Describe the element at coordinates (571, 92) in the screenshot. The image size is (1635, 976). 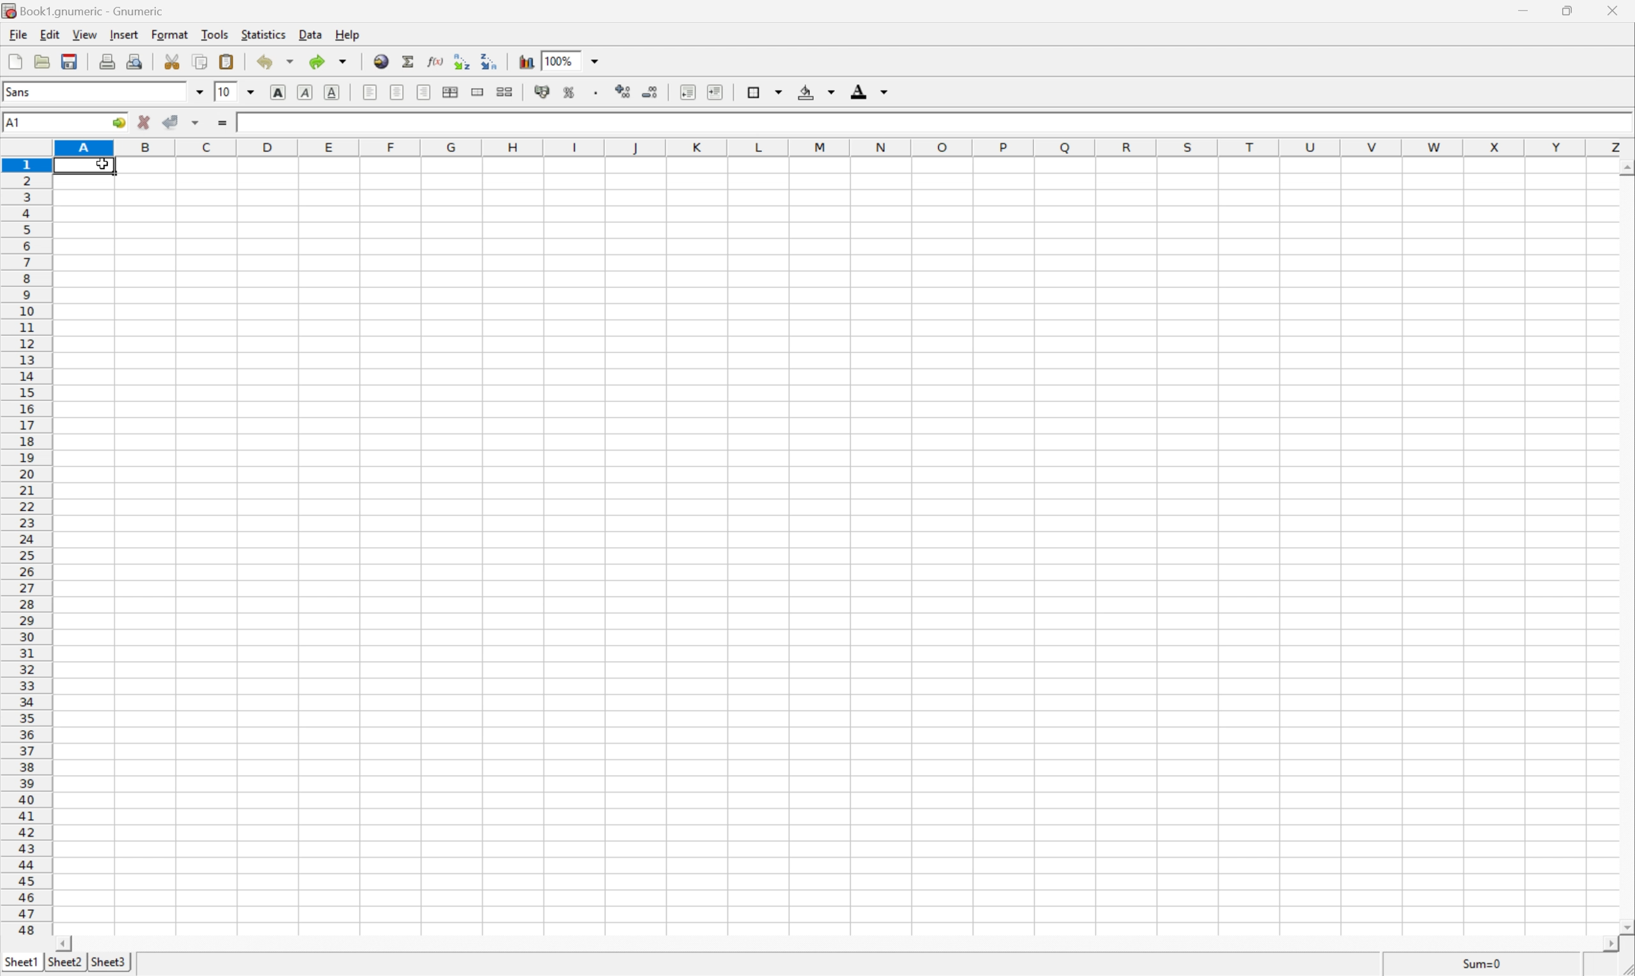
I see `format selection as percentage` at that location.